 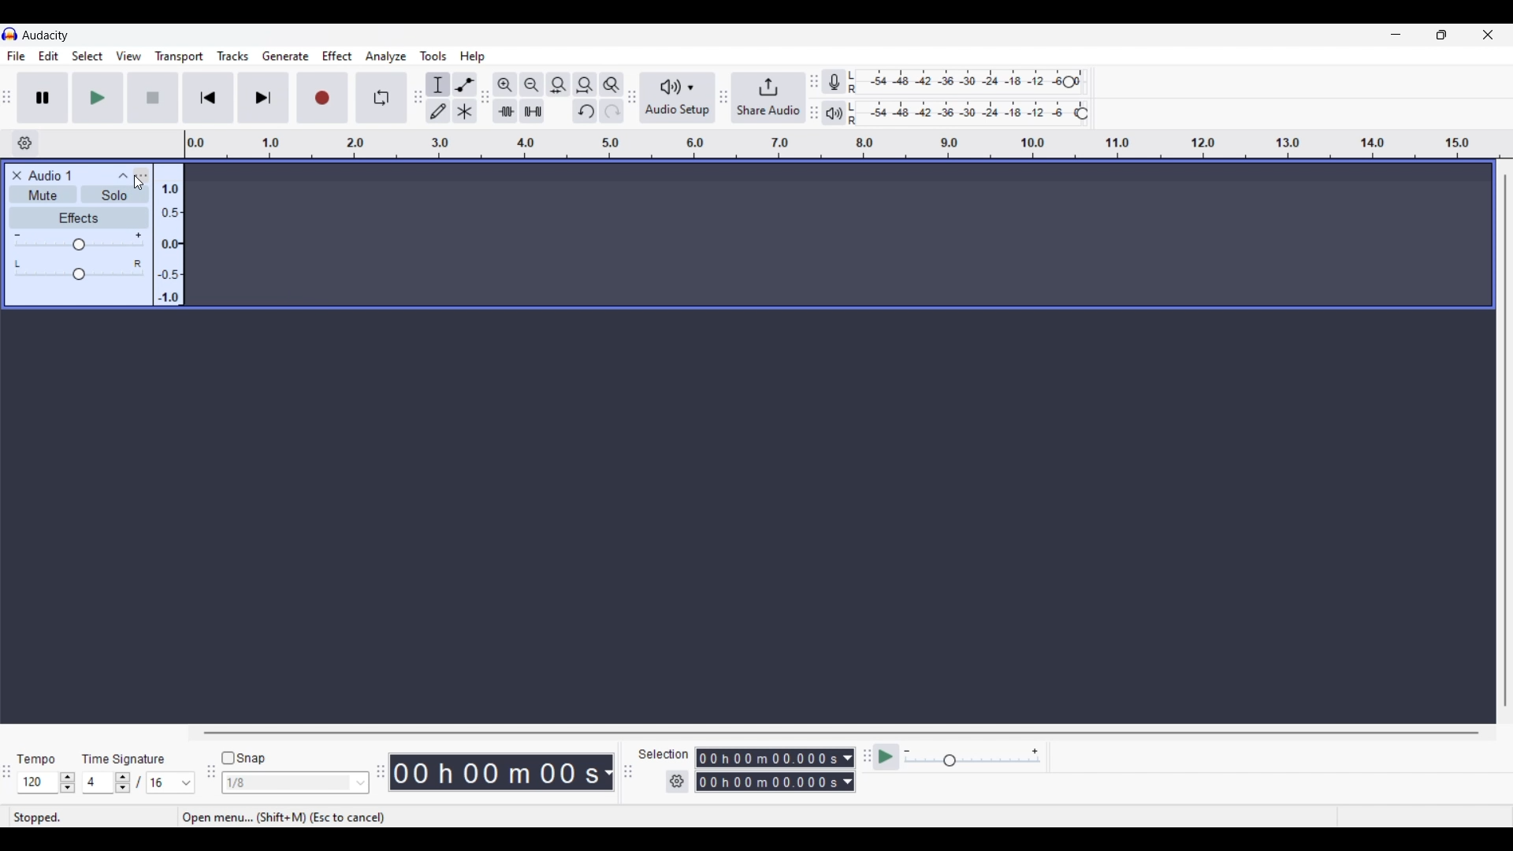 What do you see at coordinates (292, 818) in the screenshot?
I see `Open menu... (Shift+M) (Esc to cancel)` at bounding box center [292, 818].